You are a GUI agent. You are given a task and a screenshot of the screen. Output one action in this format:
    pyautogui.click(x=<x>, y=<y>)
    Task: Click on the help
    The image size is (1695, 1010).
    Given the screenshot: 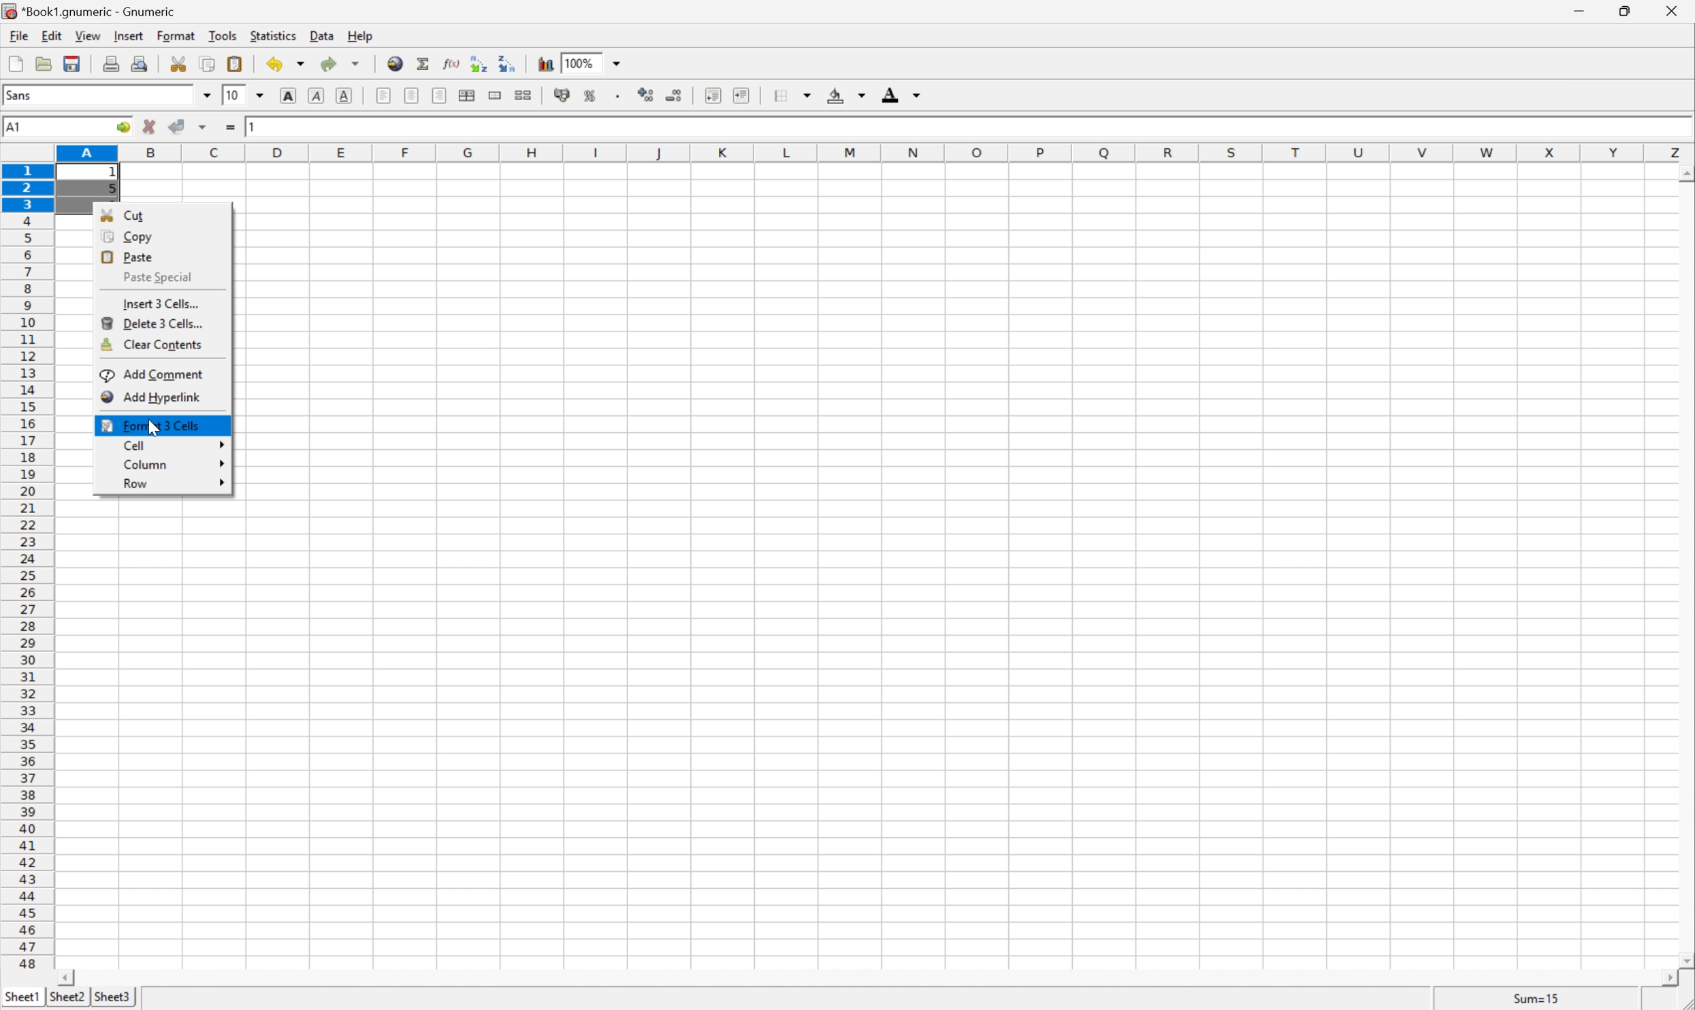 What is the action you would take?
    pyautogui.click(x=361, y=35)
    